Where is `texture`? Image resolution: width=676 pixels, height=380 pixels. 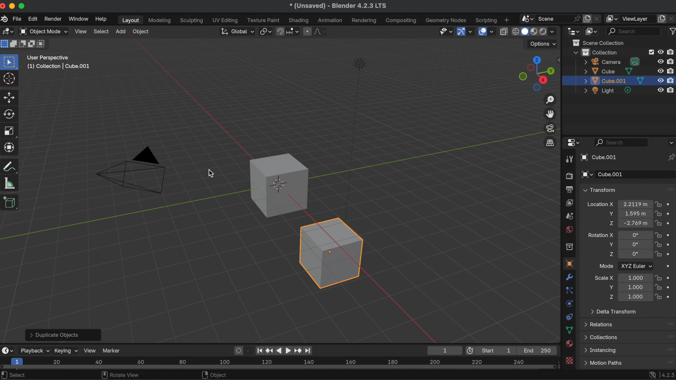
texture is located at coordinates (570, 361).